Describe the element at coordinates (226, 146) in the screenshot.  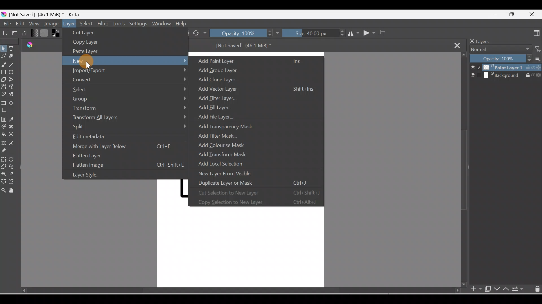
I see `Add colourise mask` at that location.